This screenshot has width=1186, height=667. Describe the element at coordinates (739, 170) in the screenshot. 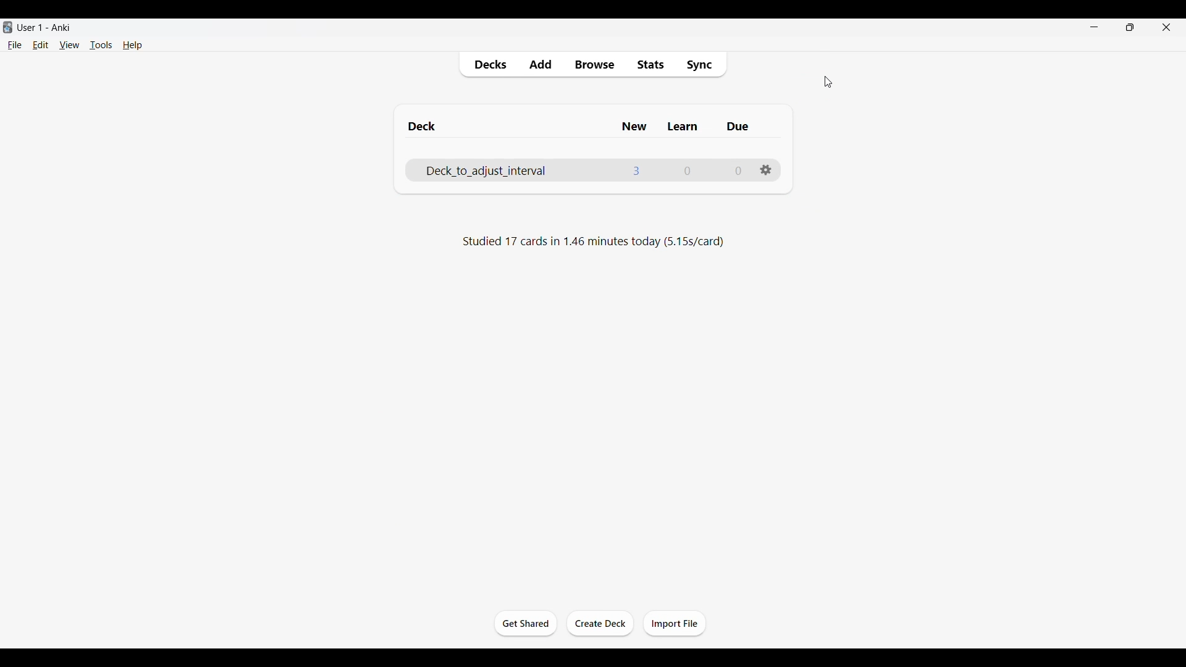

I see `Number of due cards` at that location.